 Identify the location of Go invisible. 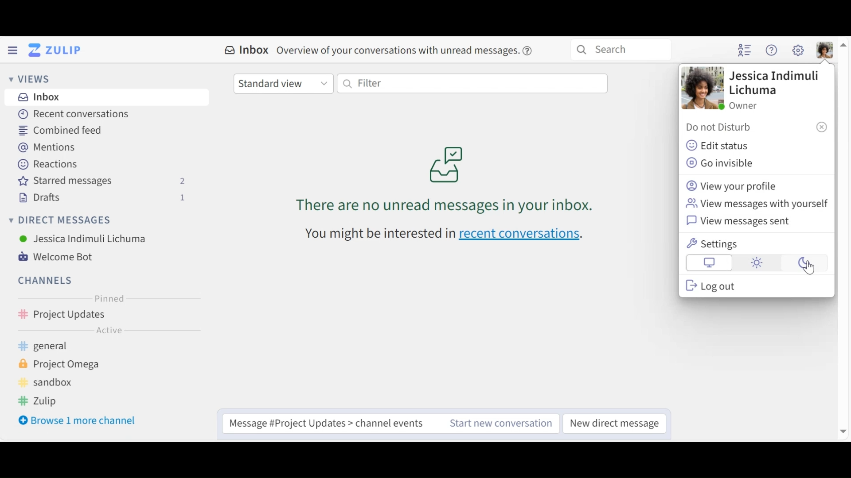
(724, 163).